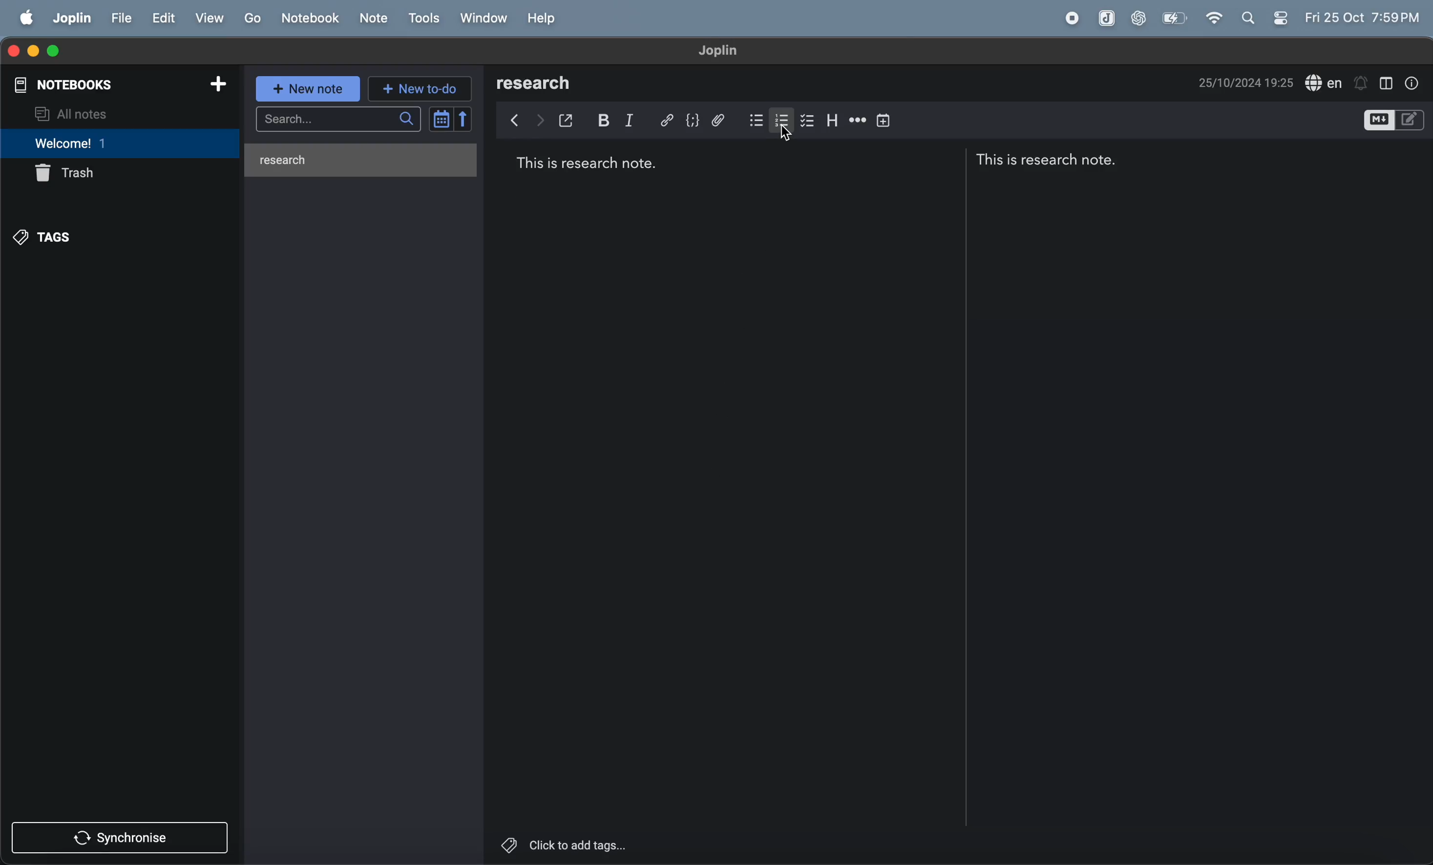 The image size is (1433, 865). Describe the element at coordinates (359, 160) in the screenshot. I see `research note` at that location.